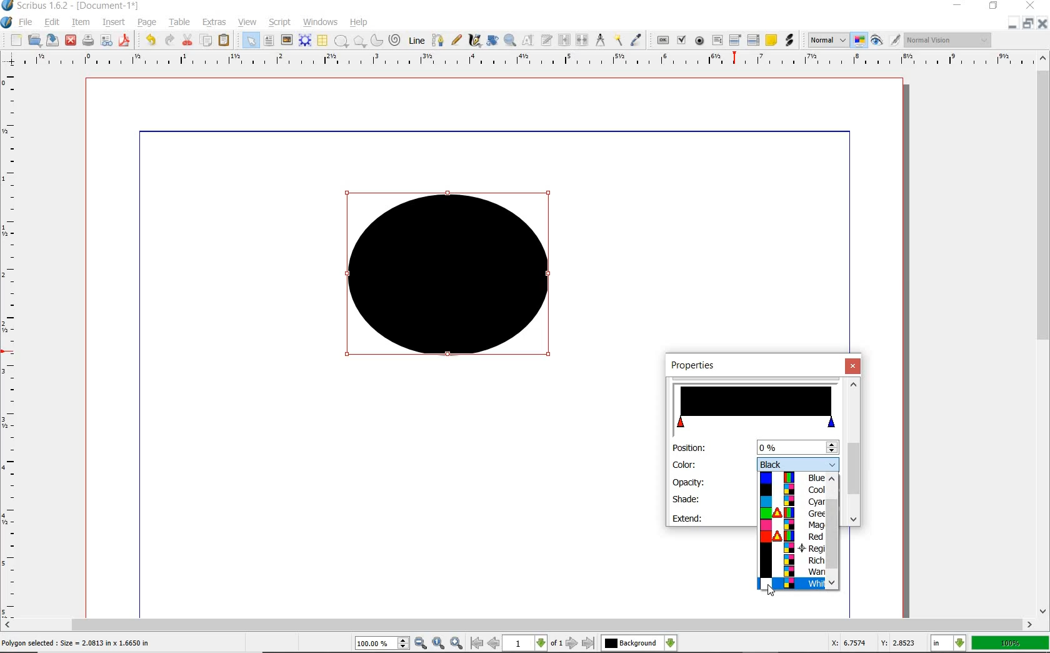  I want to click on LINE, so click(417, 41).